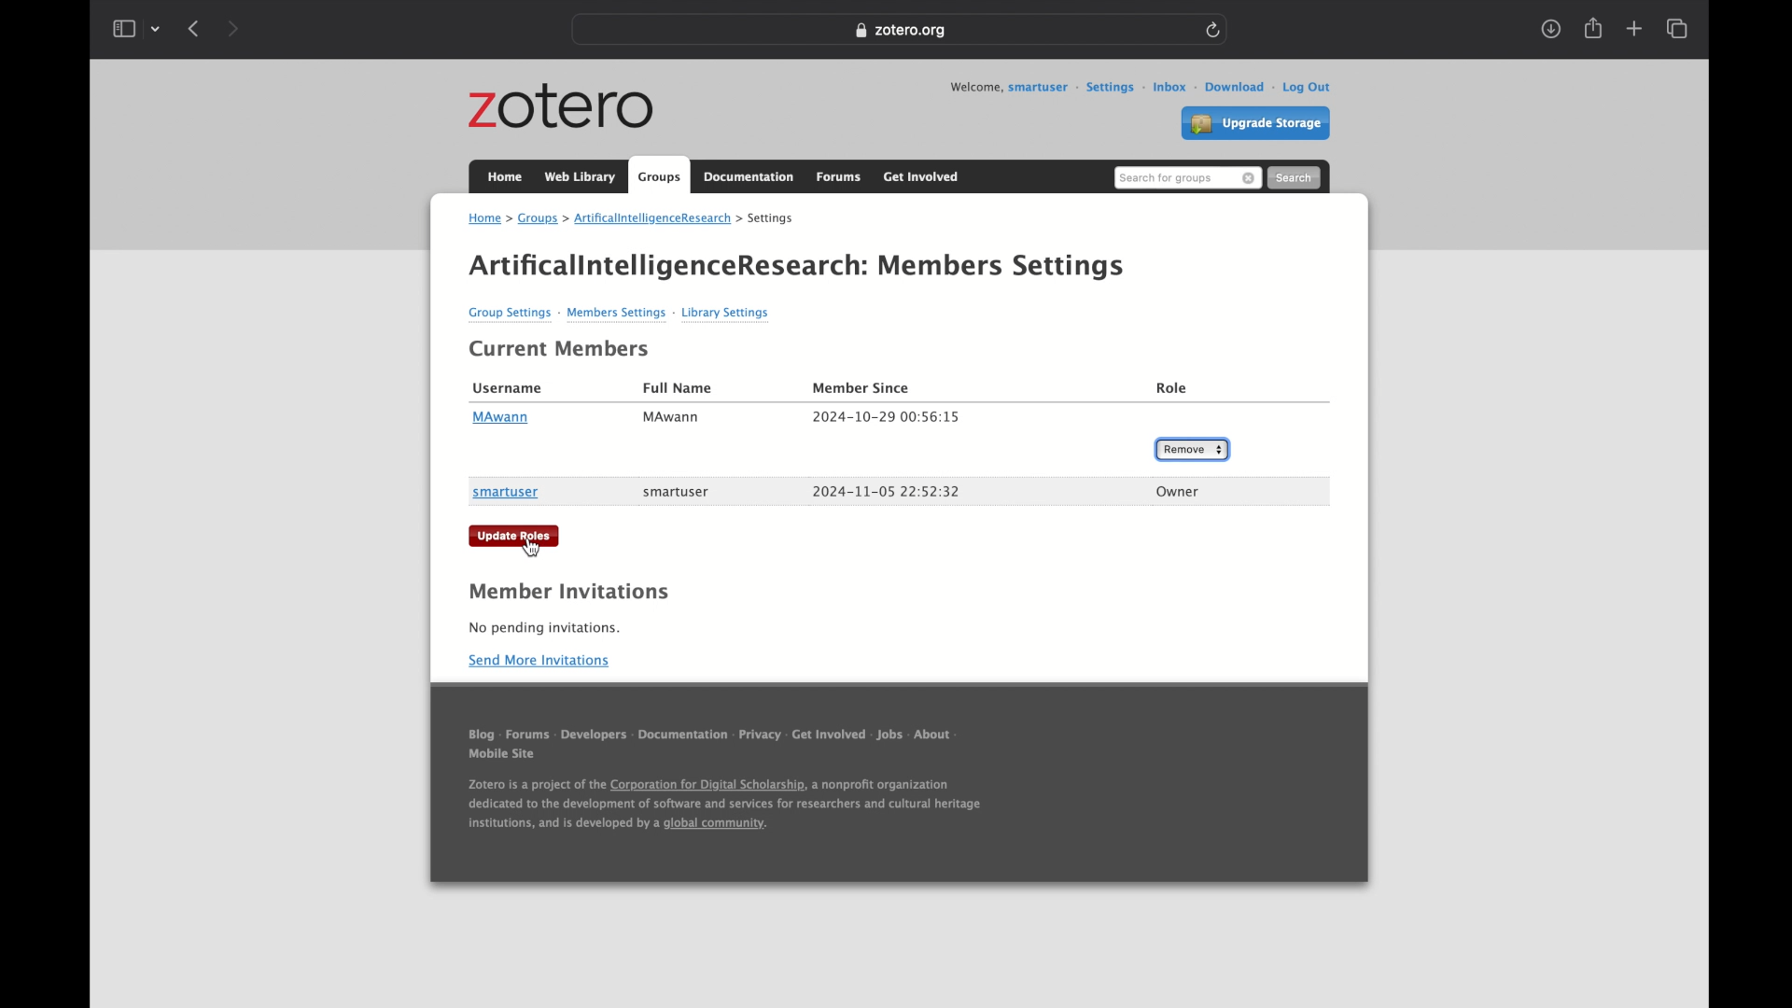 The height and width of the screenshot is (1008, 1792). What do you see at coordinates (503, 759) in the screenshot?
I see `mobile sit` at bounding box center [503, 759].